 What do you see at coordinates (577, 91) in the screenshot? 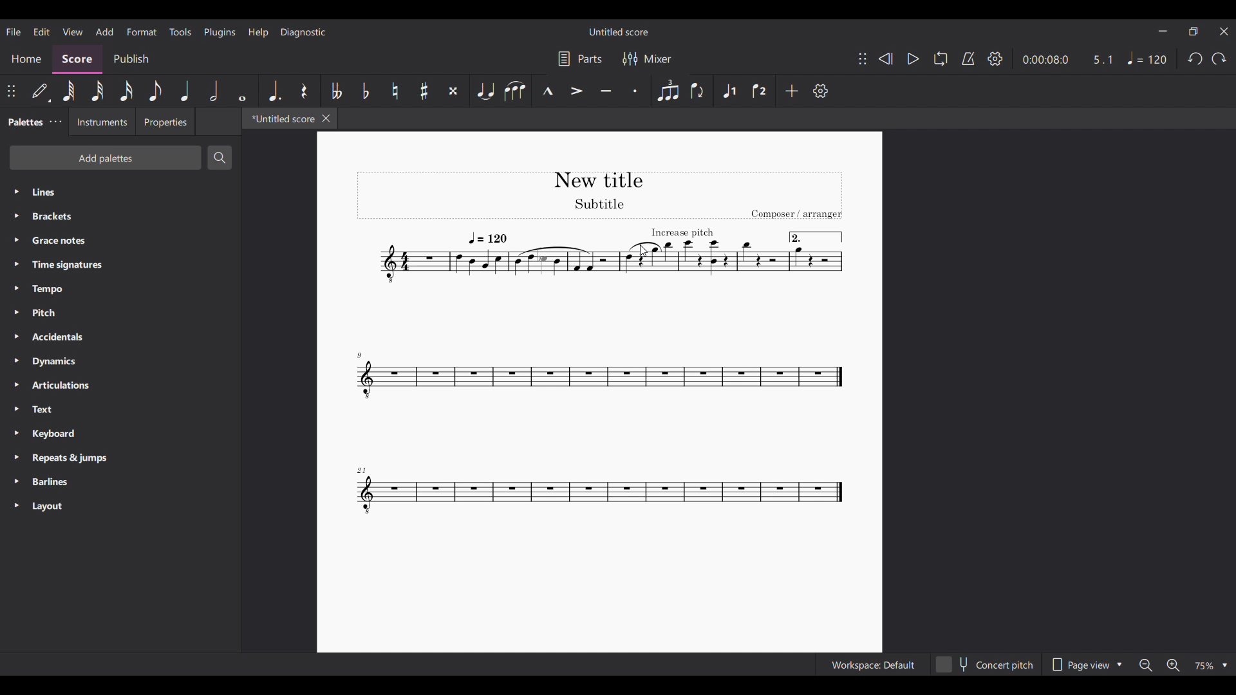
I see `Accent` at bounding box center [577, 91].